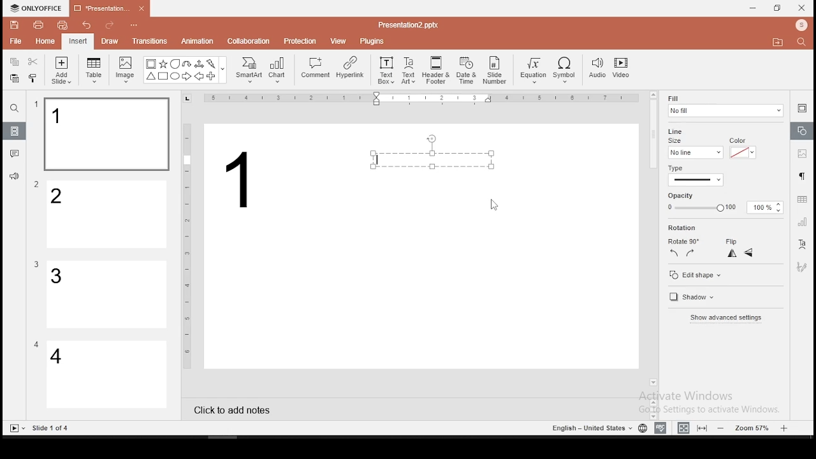 The image size is (816, 459). I want to click on rotate 90 clockwise, so click(691, 252).